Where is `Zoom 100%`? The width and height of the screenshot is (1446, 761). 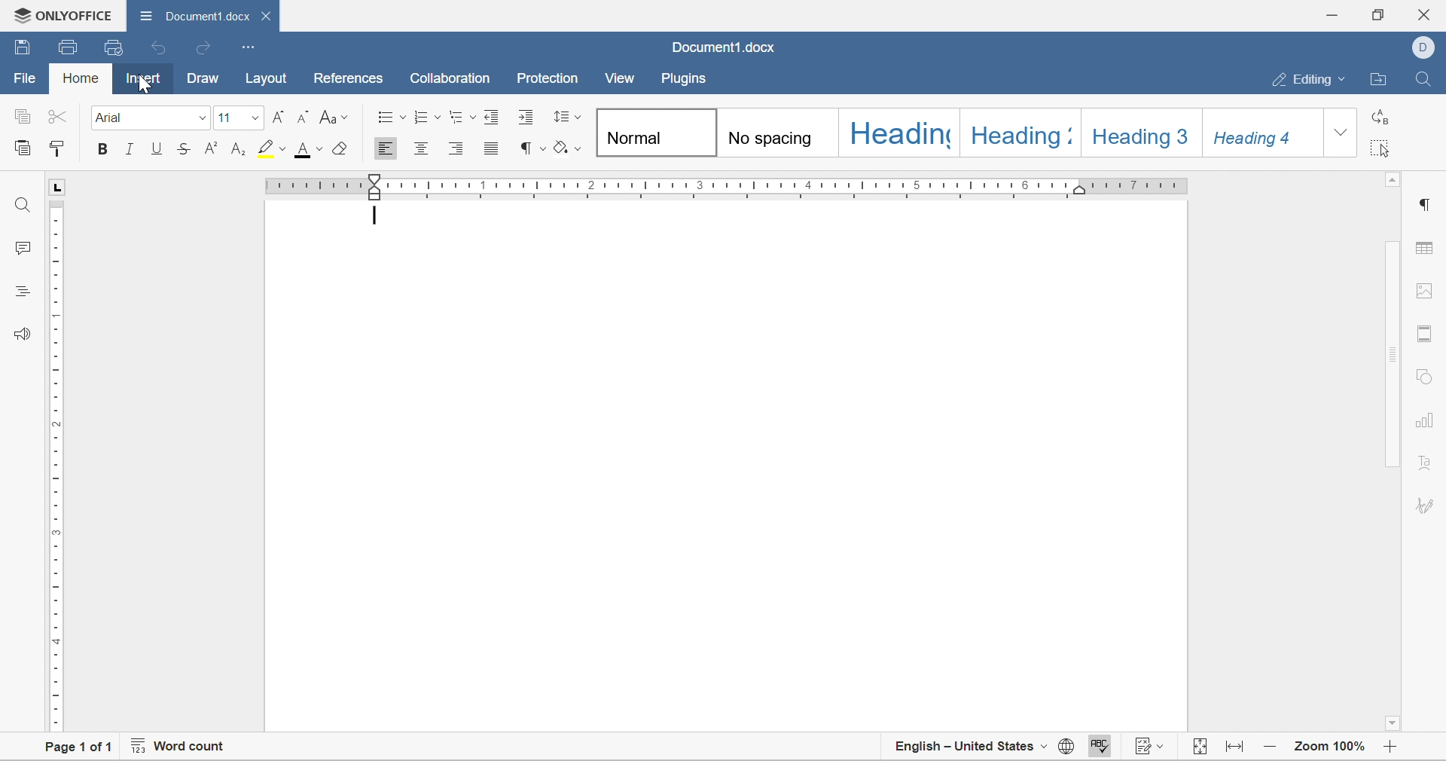 Zoom 100% is located at coordinates (1331, 748).